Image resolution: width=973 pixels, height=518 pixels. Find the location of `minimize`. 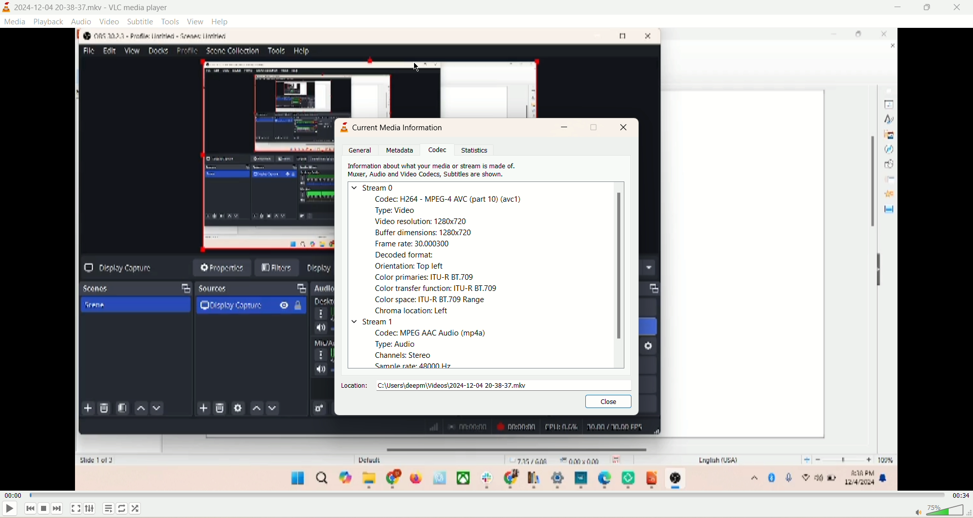

minimize is located at coordinates (565, 127).